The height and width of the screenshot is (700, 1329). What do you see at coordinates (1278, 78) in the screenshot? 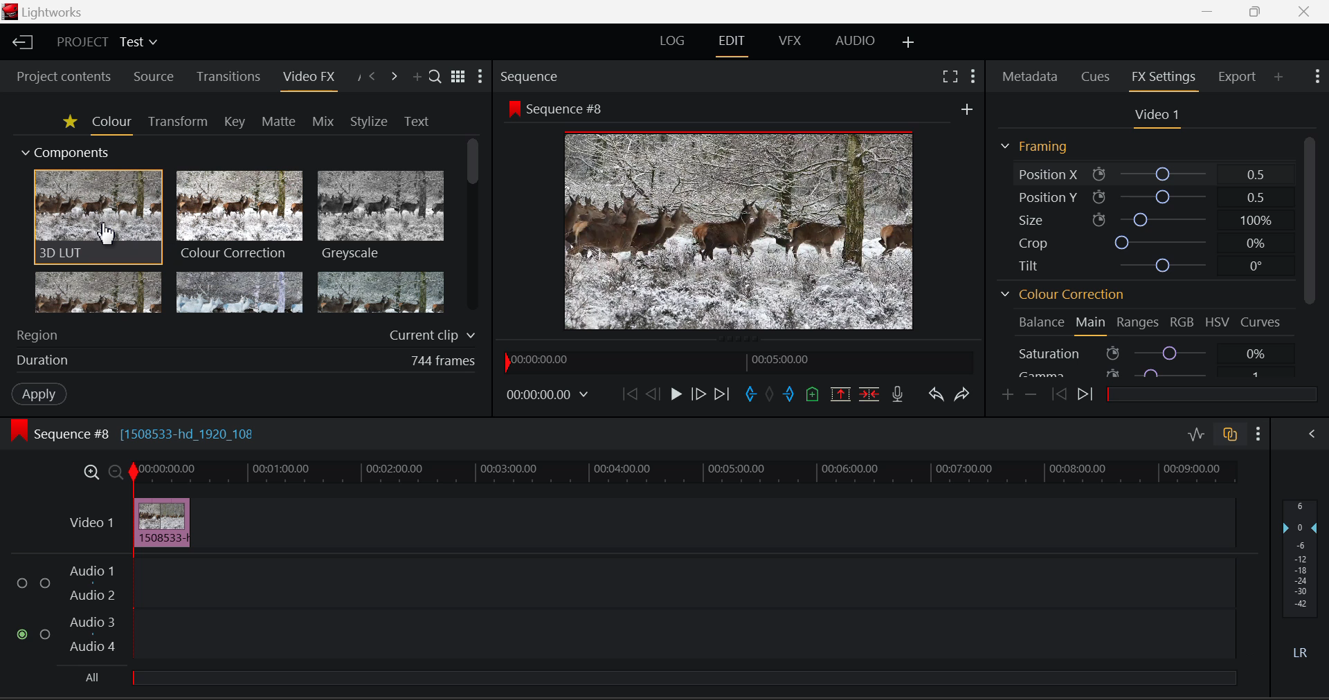
I see `Add Panel` at bounding box center [1278, 78].